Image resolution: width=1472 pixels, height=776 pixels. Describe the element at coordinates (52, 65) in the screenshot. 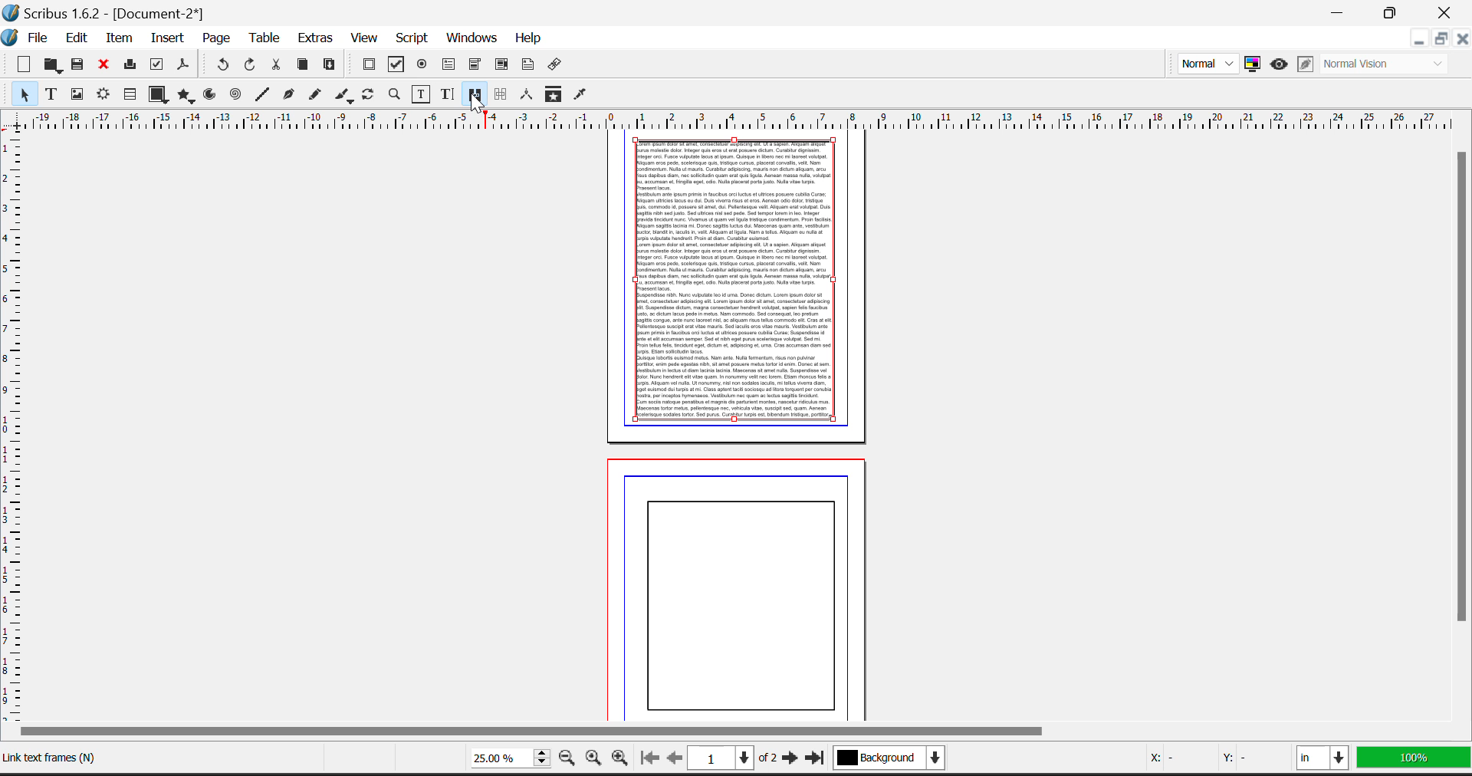

I see `Open` at that location.